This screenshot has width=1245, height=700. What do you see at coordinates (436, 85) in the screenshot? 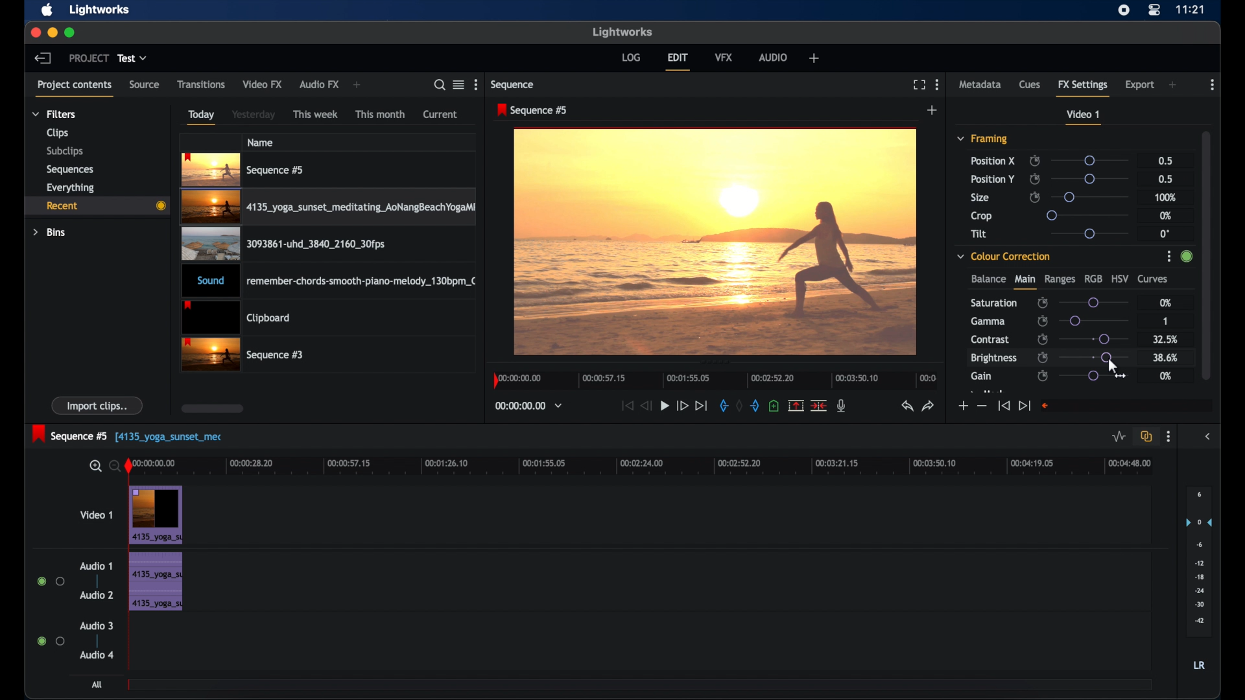
I see `search` at bounding box center [436, 85].